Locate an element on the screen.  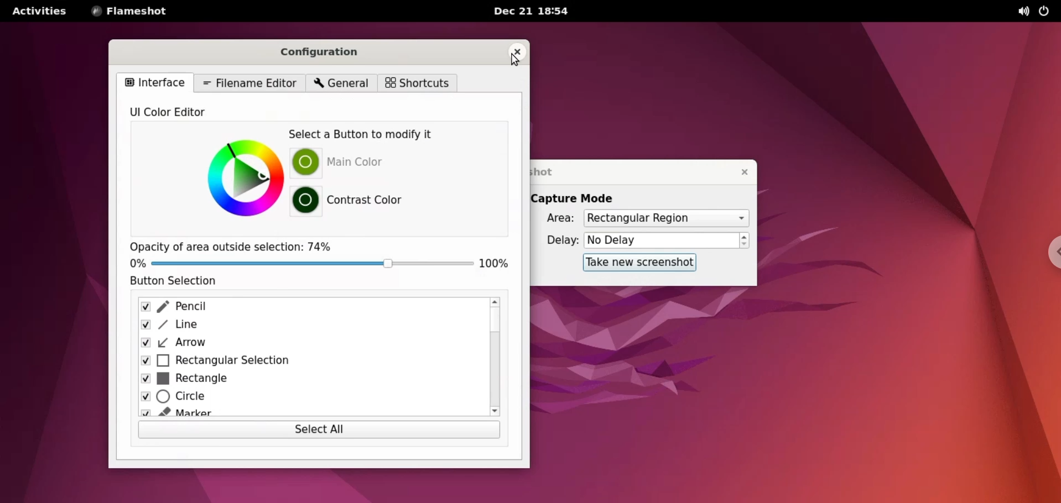
take new screenshot is located at coordinates (638, 263).